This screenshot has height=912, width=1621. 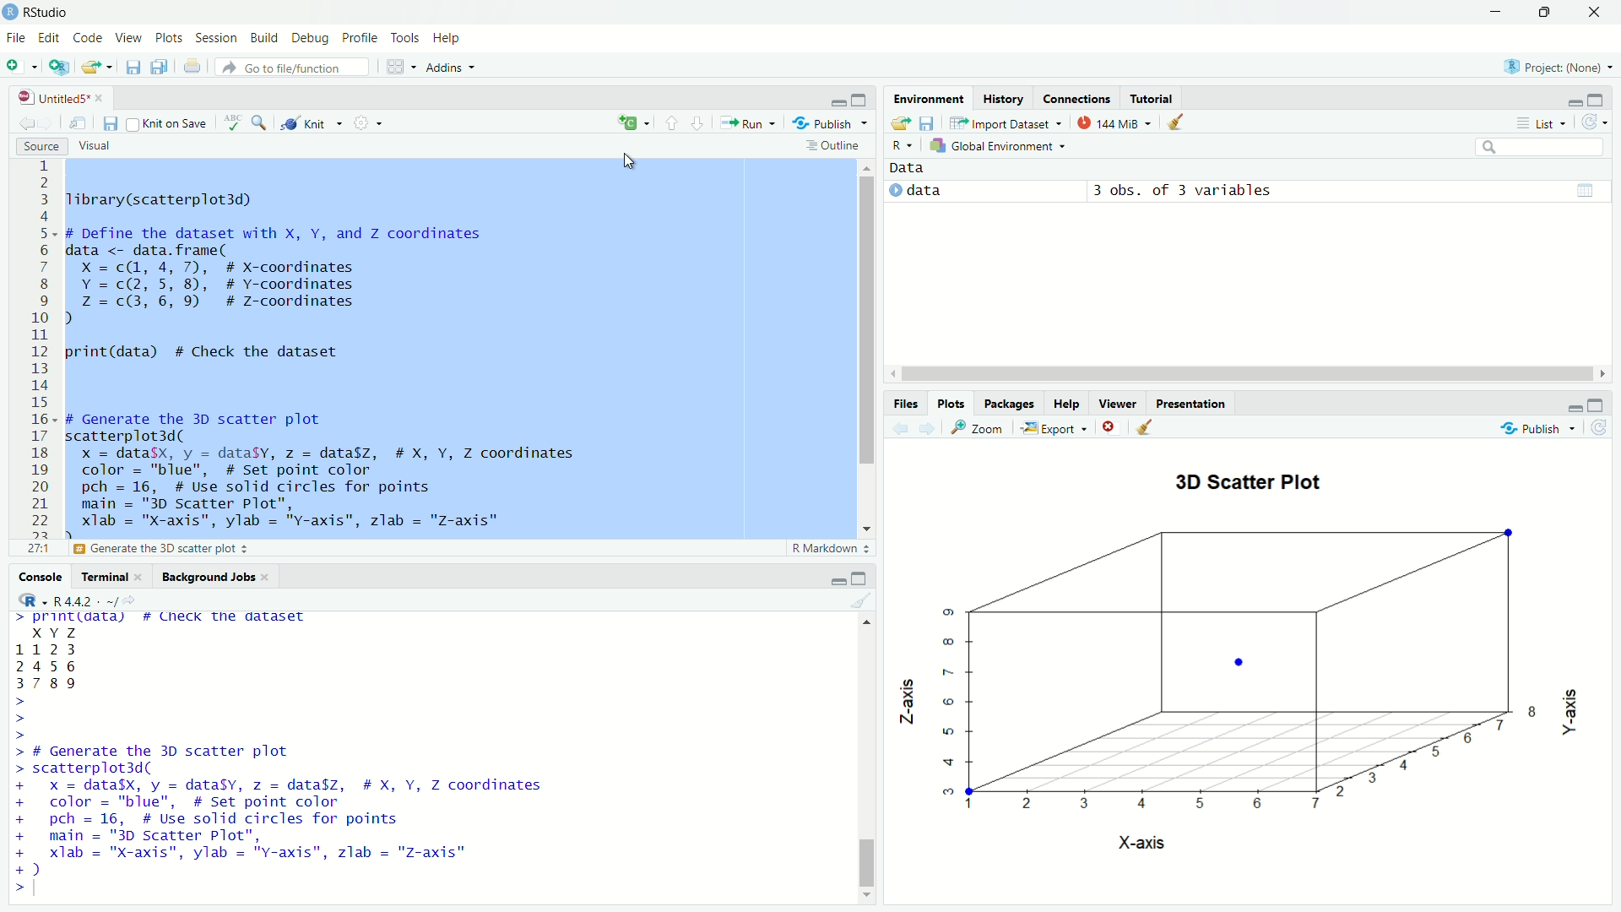 What do you see at coordinates (48, 39) in the screenshot?
I see `edit` at bounding box center [48, 39].